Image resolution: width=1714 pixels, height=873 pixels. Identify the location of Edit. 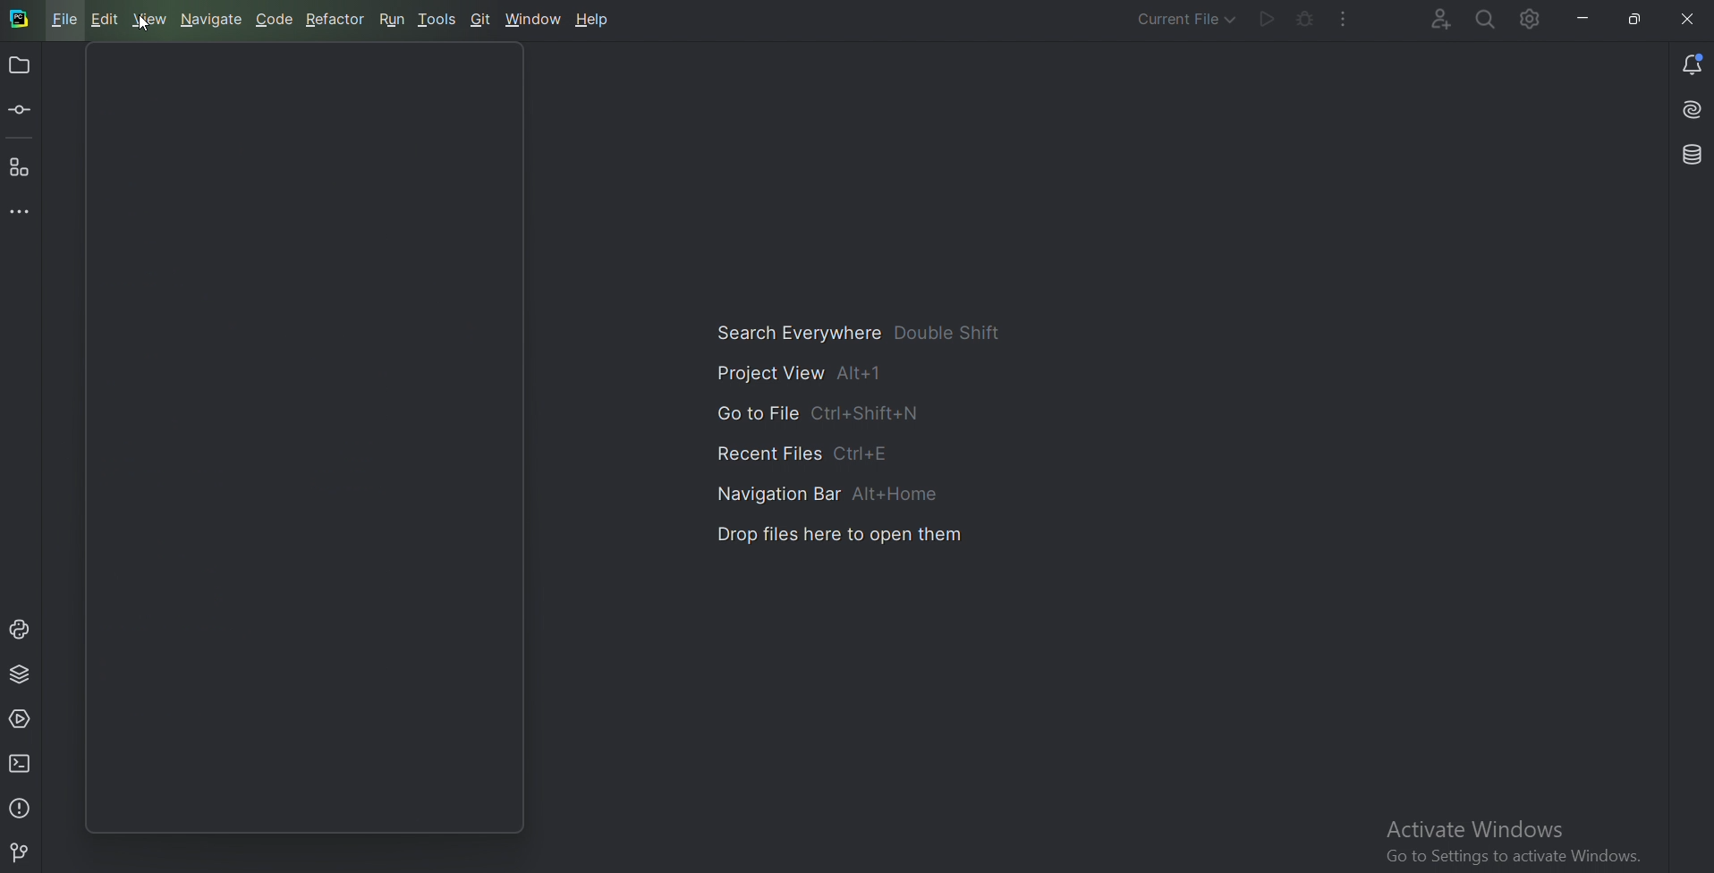
(105, 19).